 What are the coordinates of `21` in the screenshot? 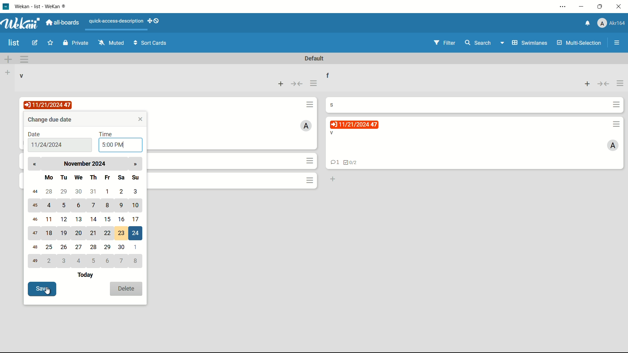 It's located at (94, 234).